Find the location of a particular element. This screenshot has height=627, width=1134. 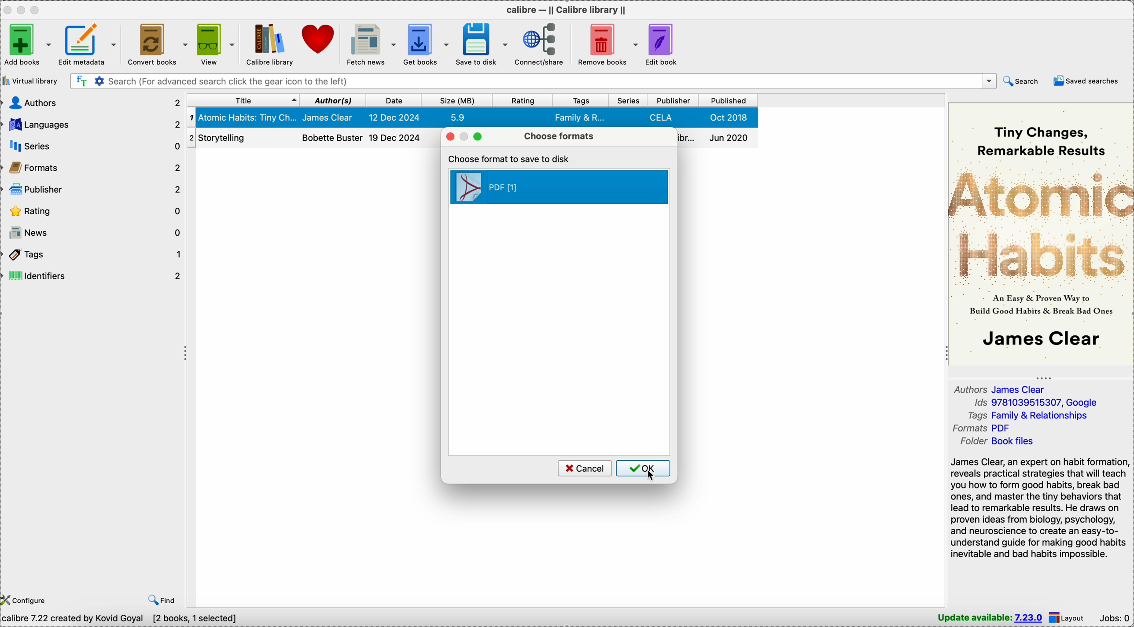

Atomic Habits: Tiny Changes book details selected is located at coordinates (470, 118).